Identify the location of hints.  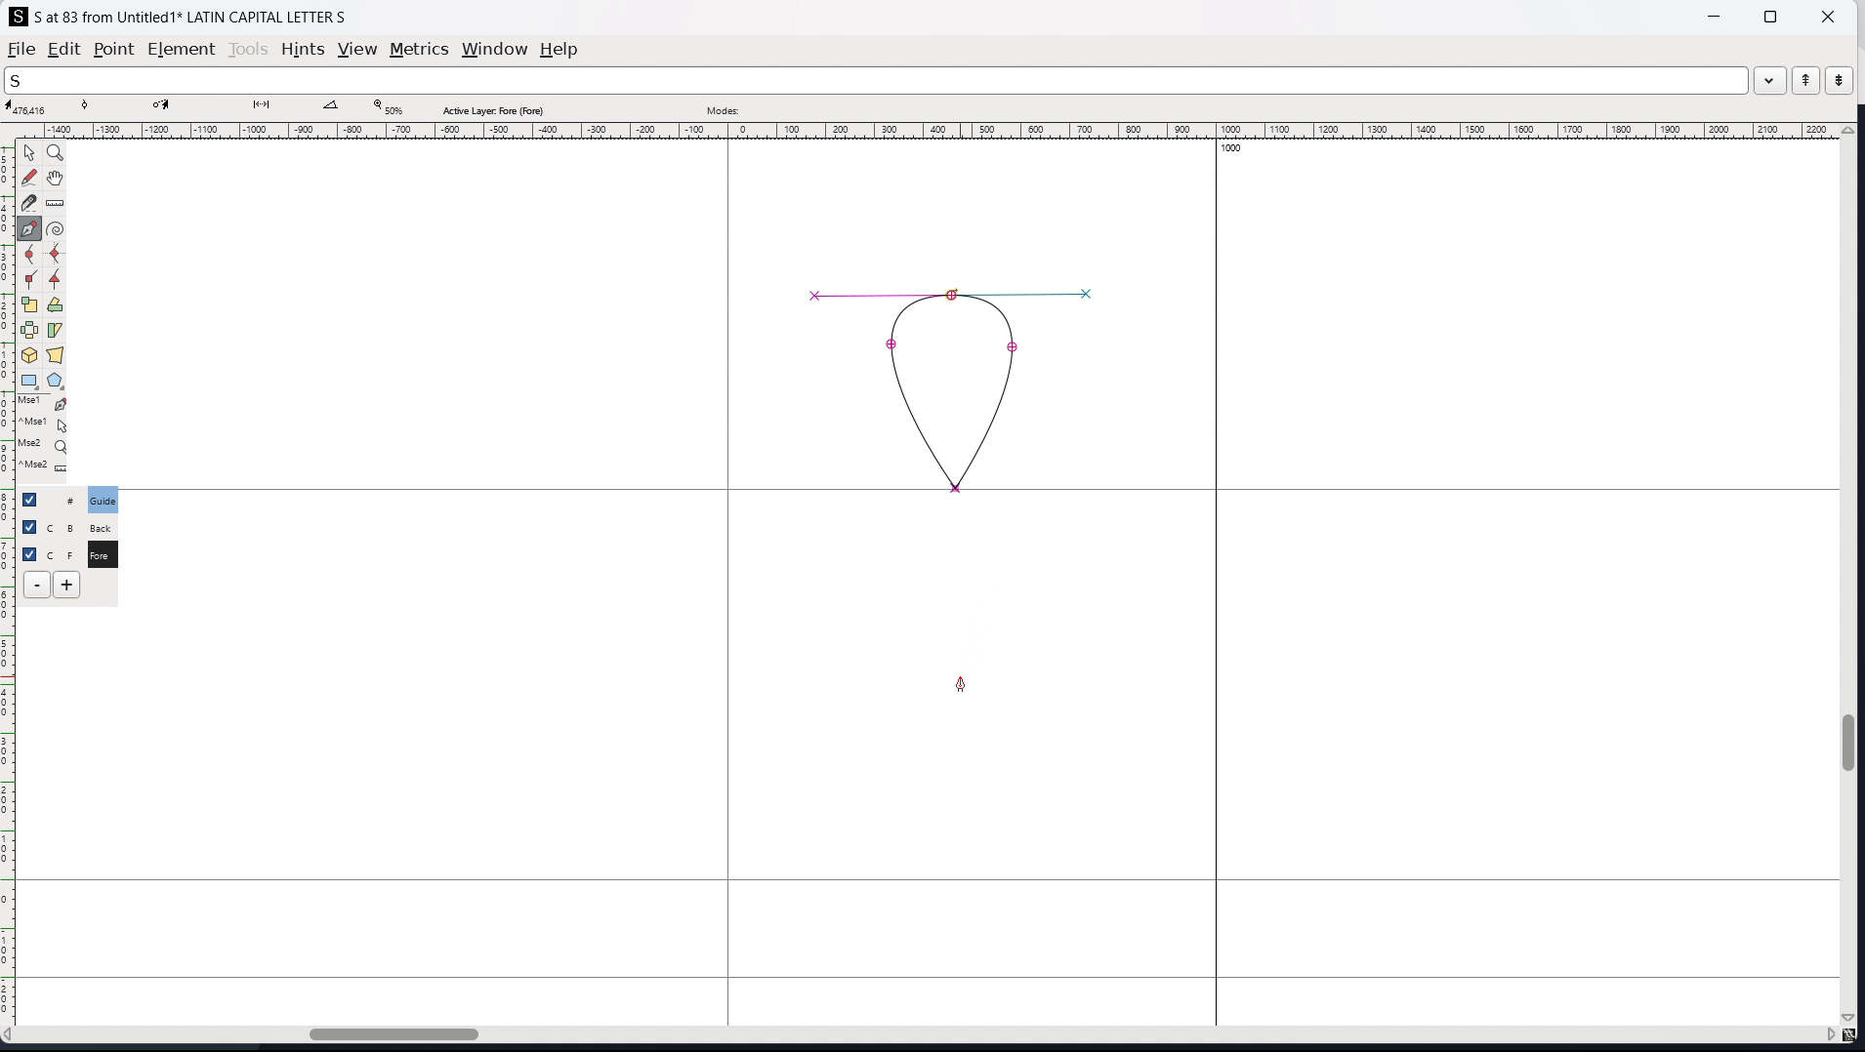
(304, 50).